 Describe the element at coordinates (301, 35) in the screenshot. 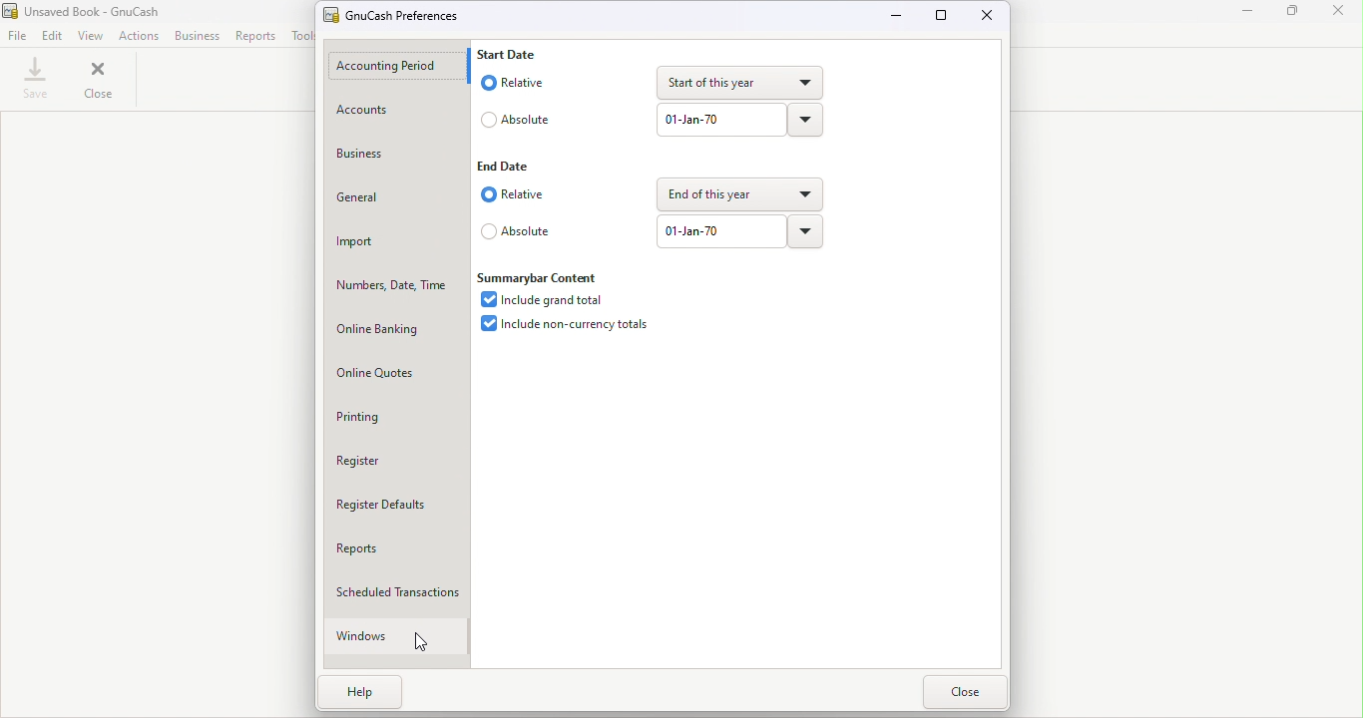

I see `Tools` at that location.